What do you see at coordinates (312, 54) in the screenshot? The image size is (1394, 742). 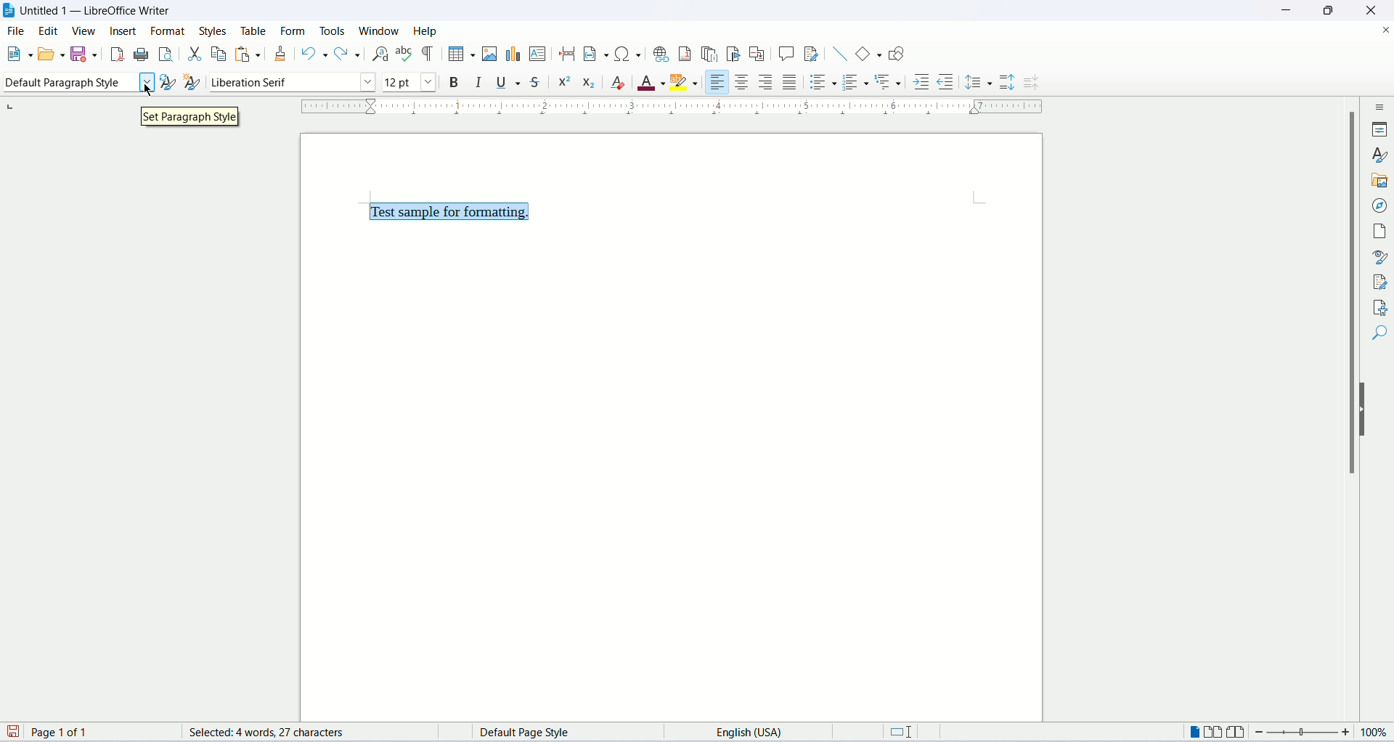 I see `undo` at bounding box center [312, 54].